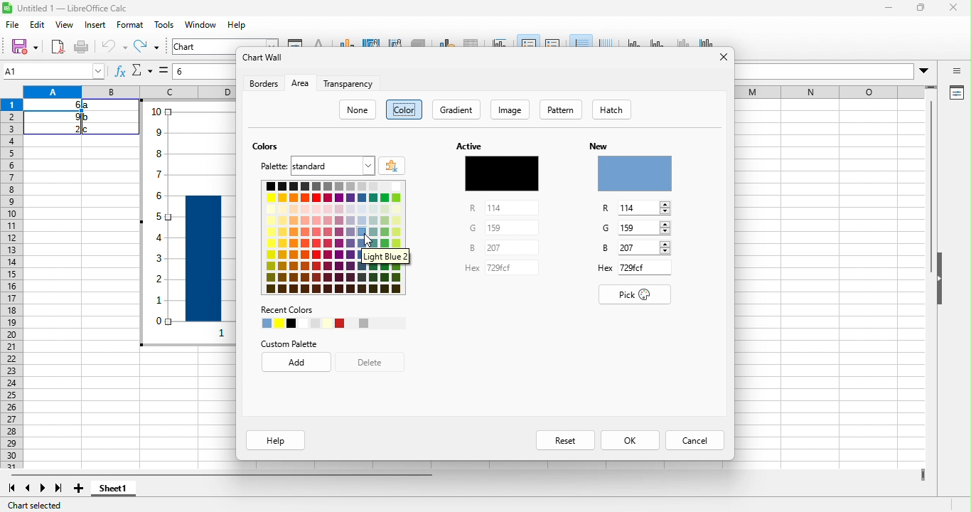  I want to click on borders, so click(263, 84).